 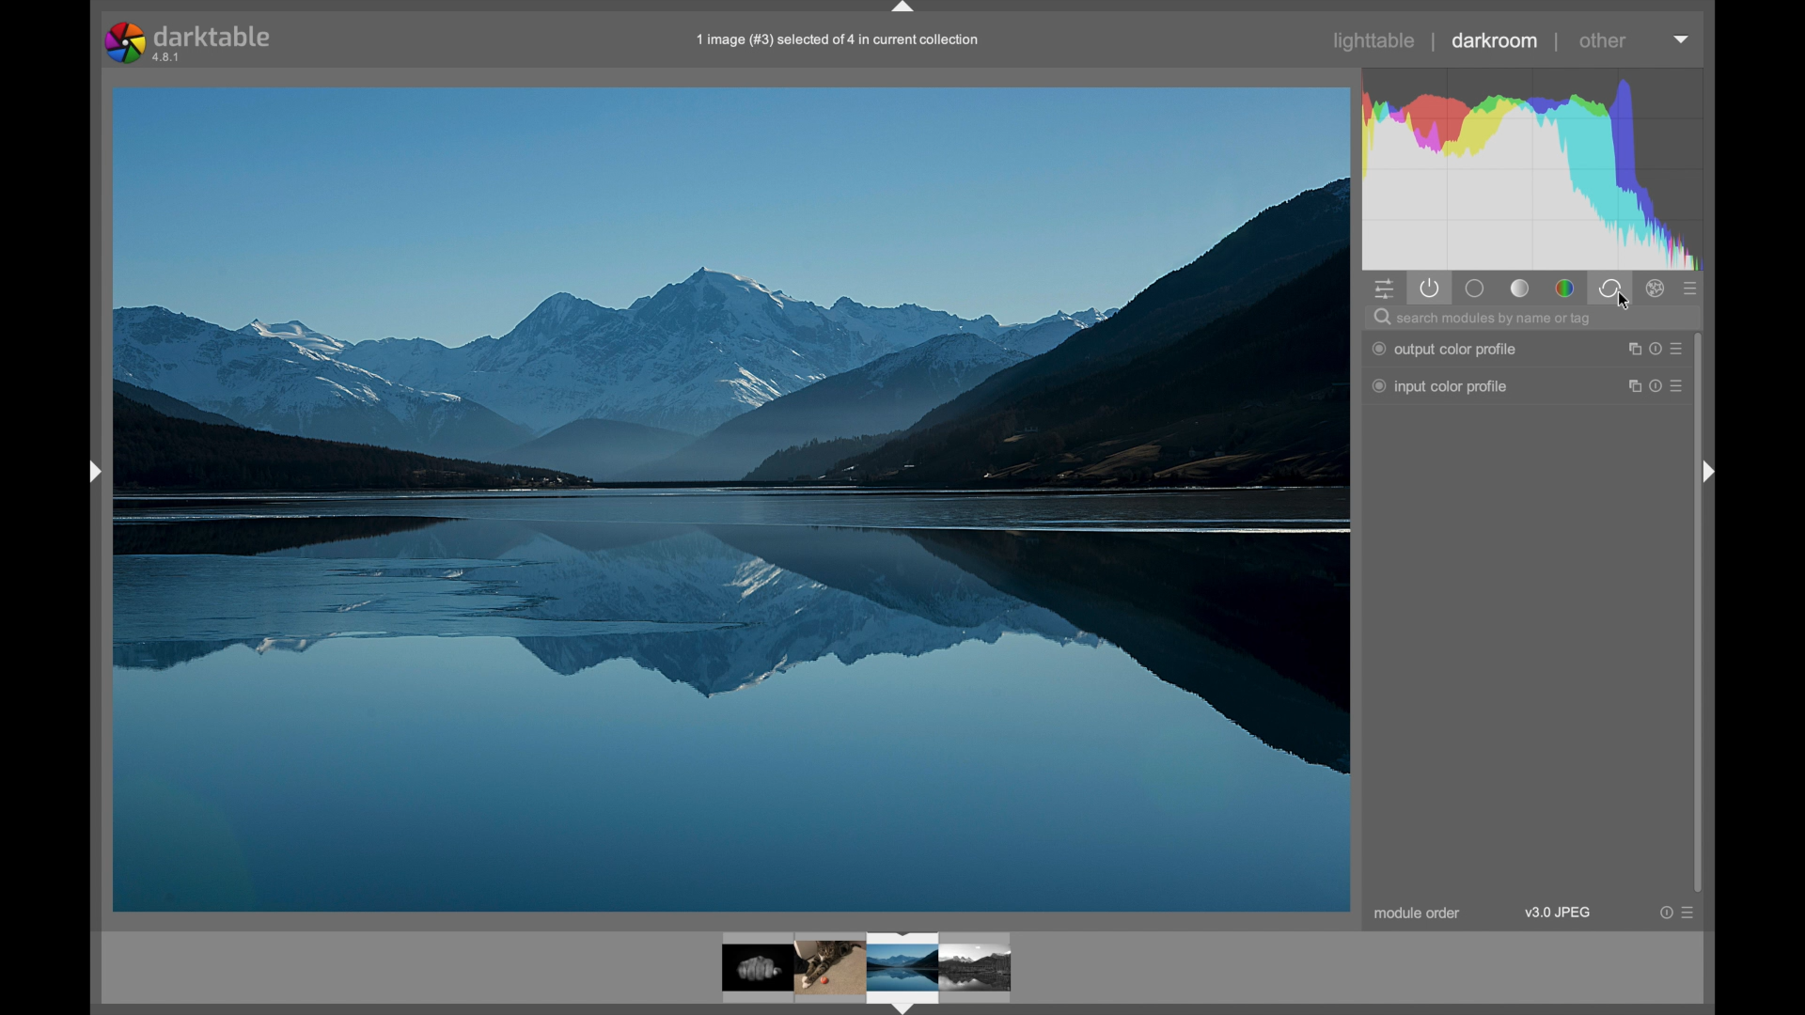 I want to click on quick  access  panel, so click(x=1386, y=289).